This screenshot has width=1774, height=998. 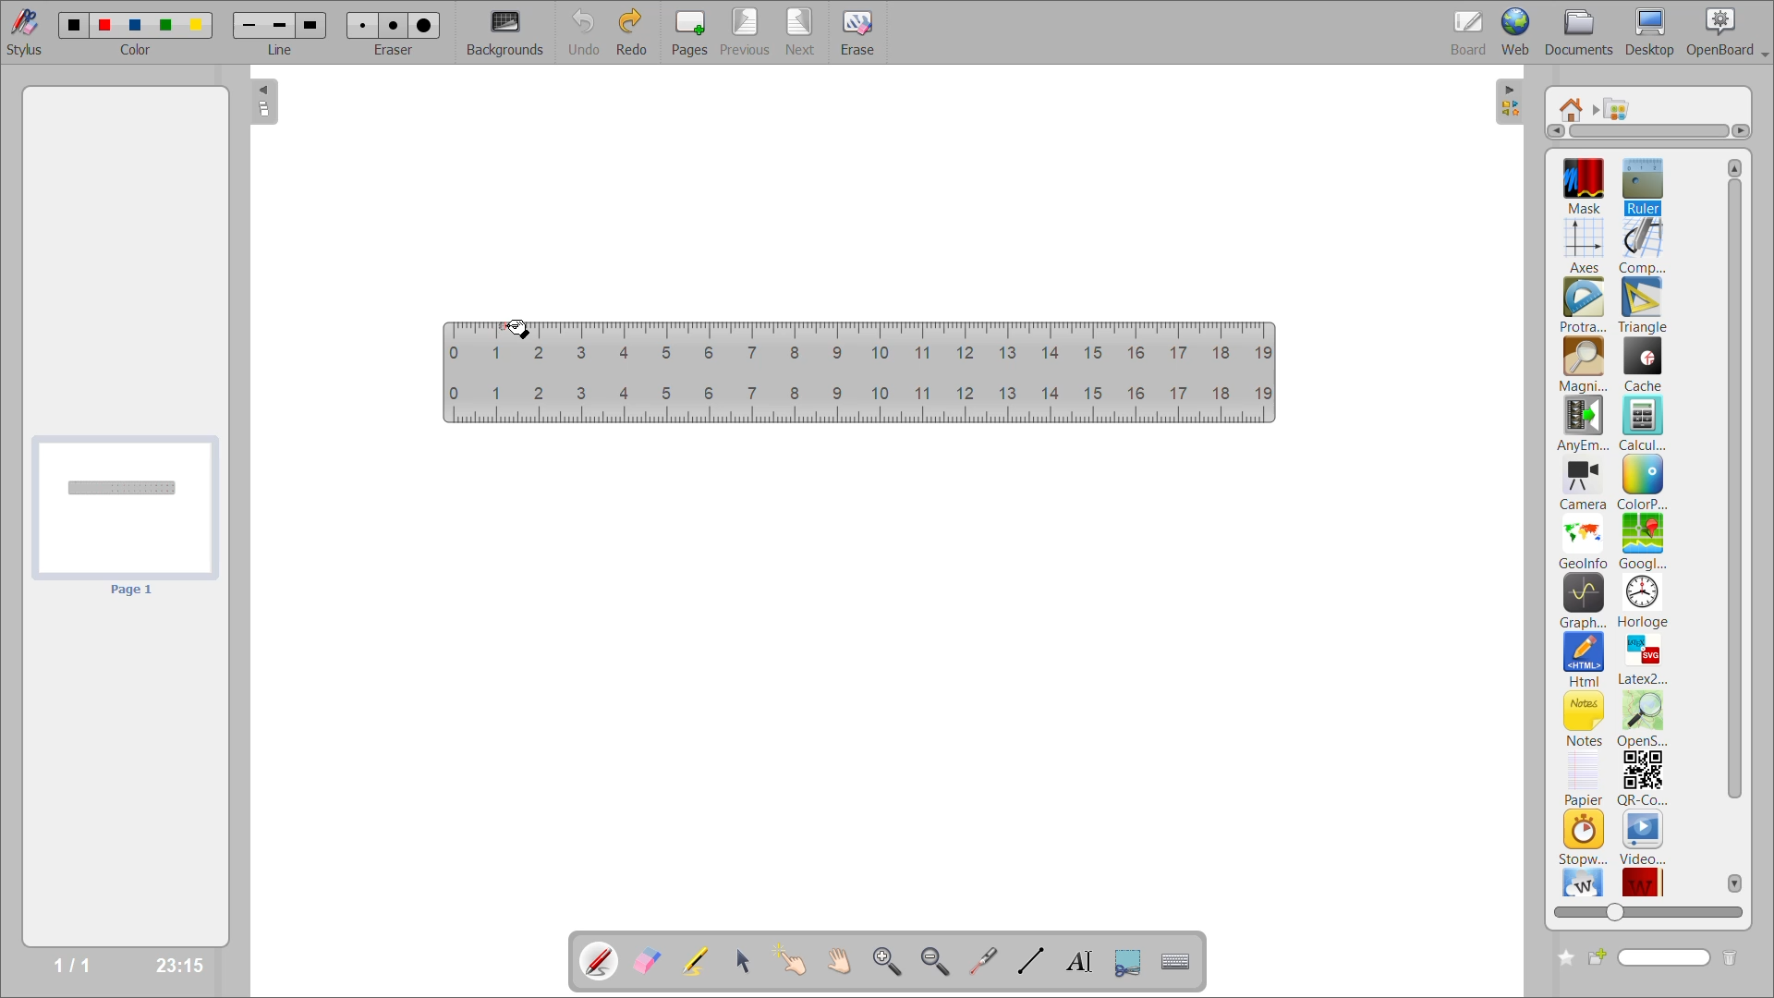 I want to click on video, so click(x=1644, y=836).